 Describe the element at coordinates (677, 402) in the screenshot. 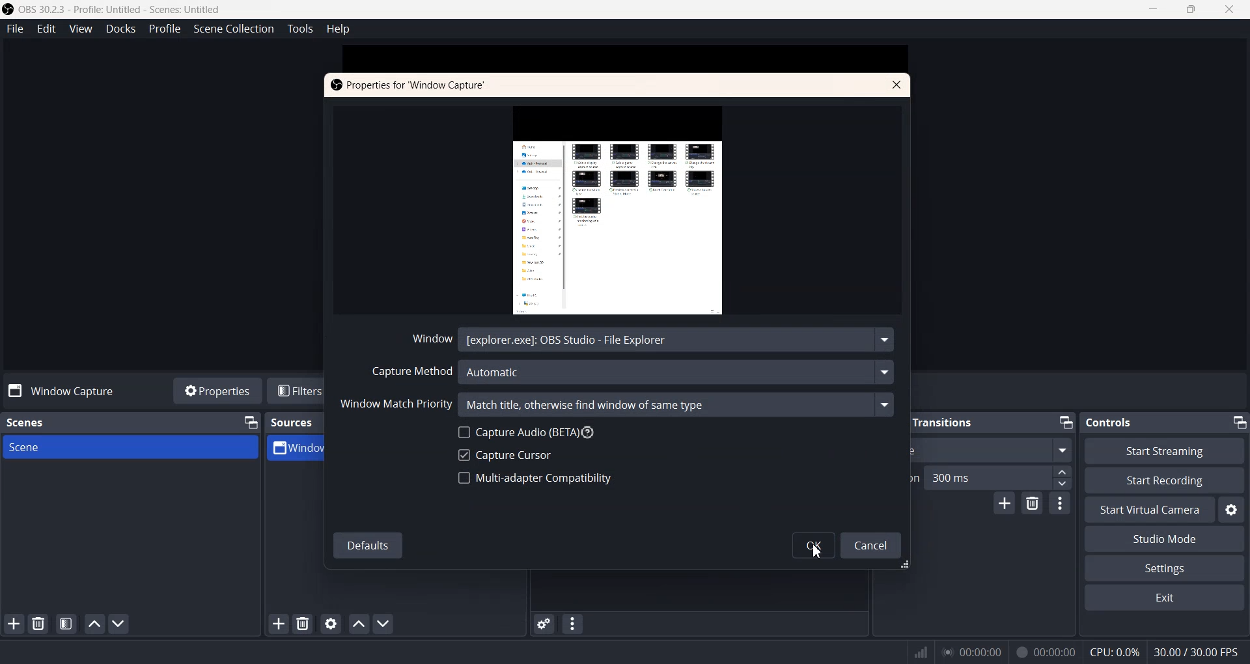

I see `Match title, otherwise find window of same type` at that location.